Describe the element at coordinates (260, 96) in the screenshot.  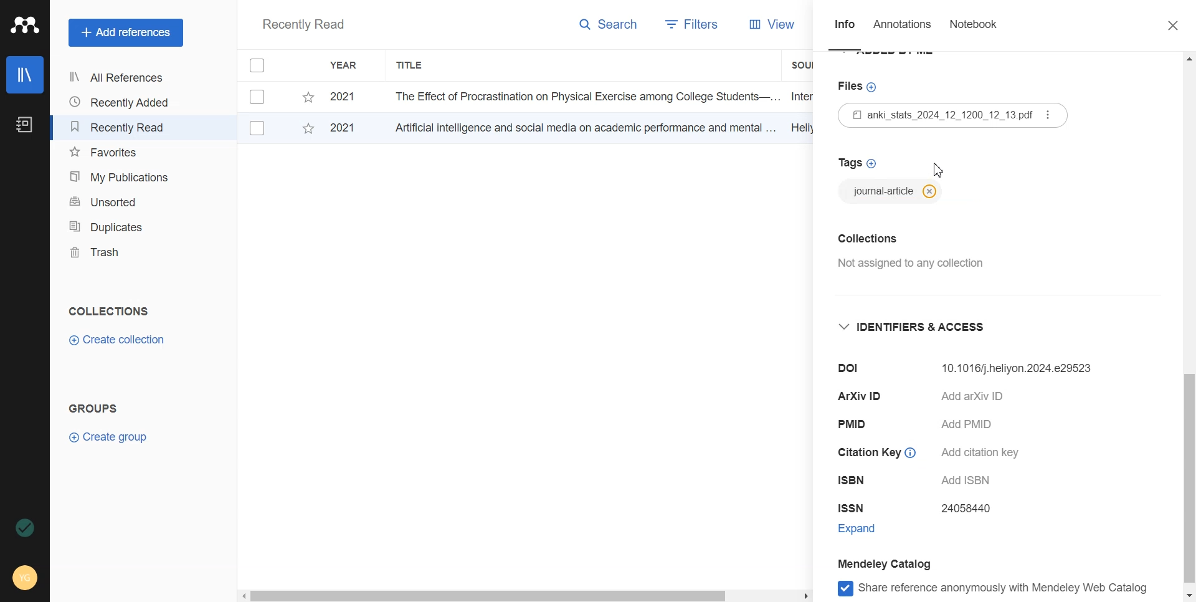
I see `Checkbox` at that location.